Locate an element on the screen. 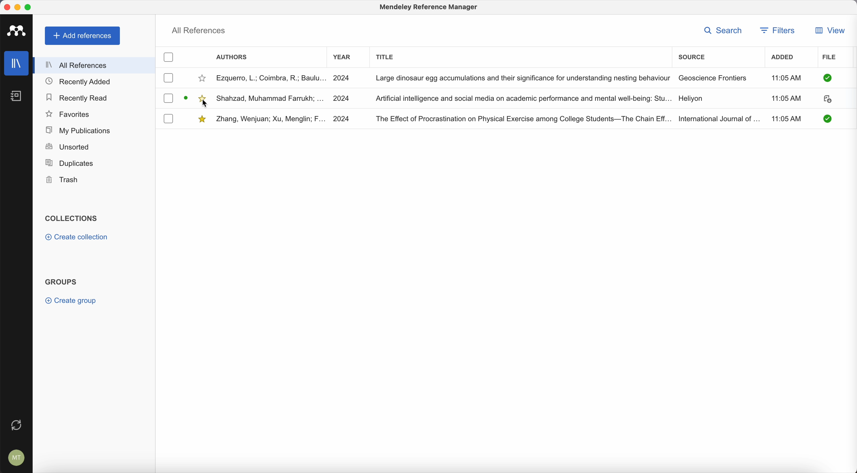 The height and width of the screenshot is (473, 857). create group is located at coordinates (73, 301).